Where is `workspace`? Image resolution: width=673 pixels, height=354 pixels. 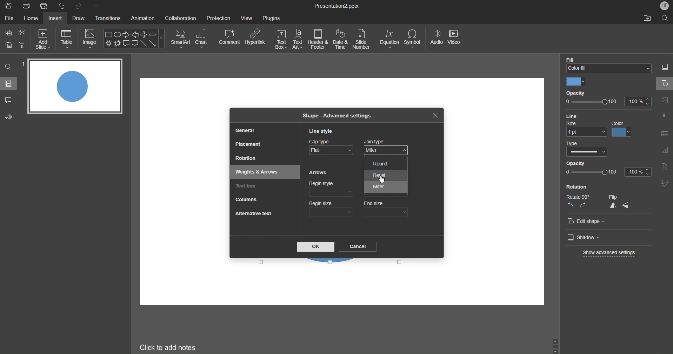 workspace is located at coordinates (336, 92).